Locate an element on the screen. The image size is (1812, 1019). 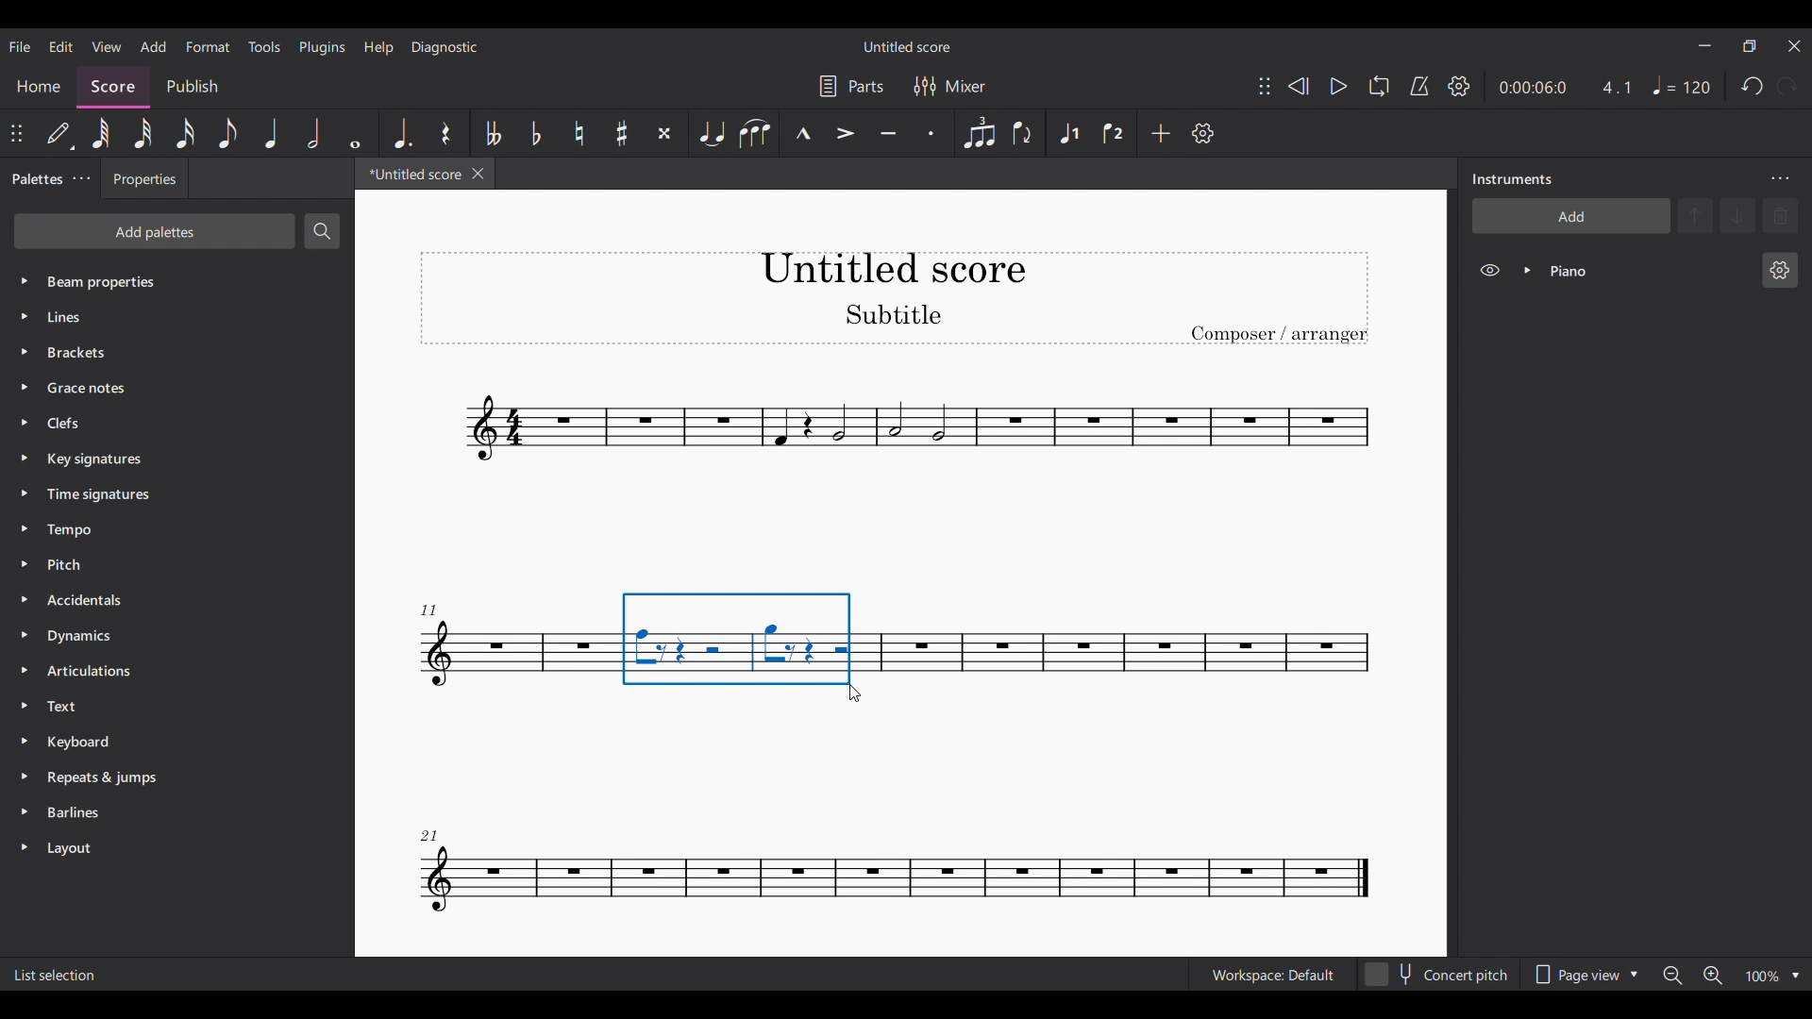
Diagnostic menu is located at coordinates (445, 46).